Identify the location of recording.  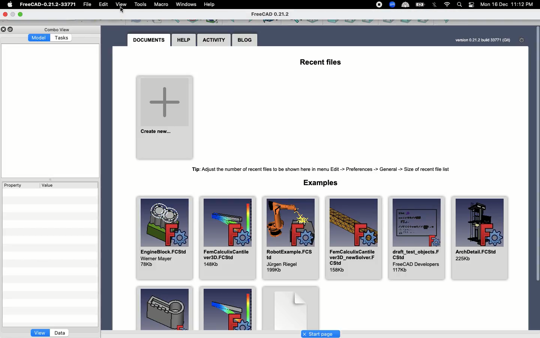
(379, 5).